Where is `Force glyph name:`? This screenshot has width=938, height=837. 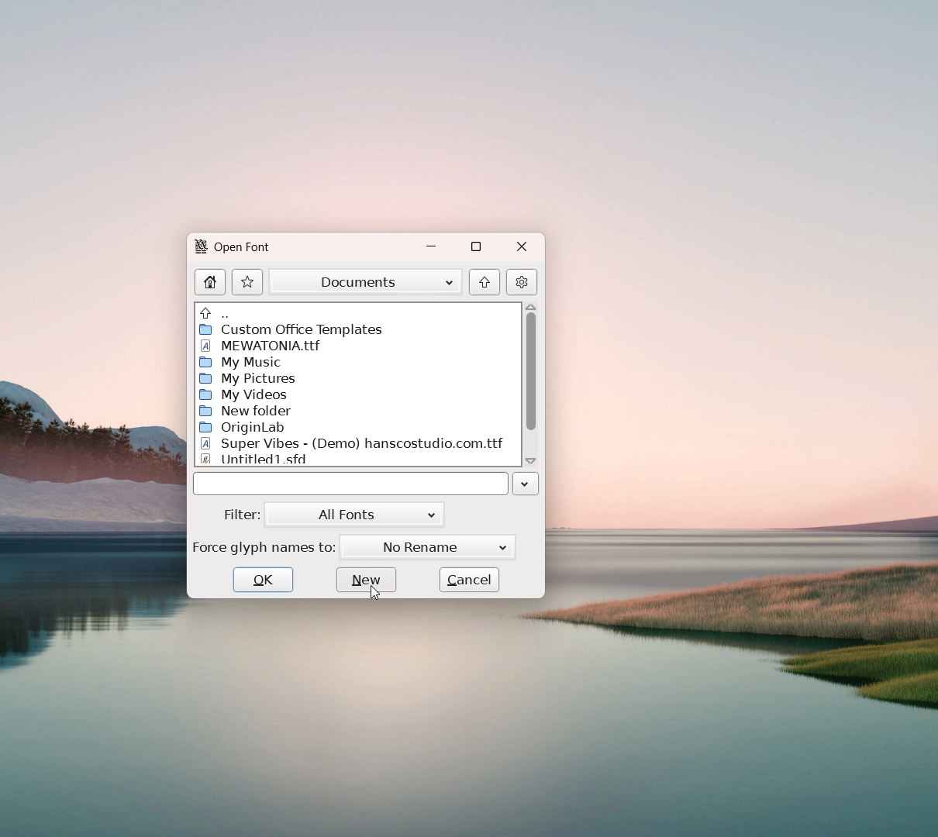 Force glyph name: is located at coordinates (264, 546).